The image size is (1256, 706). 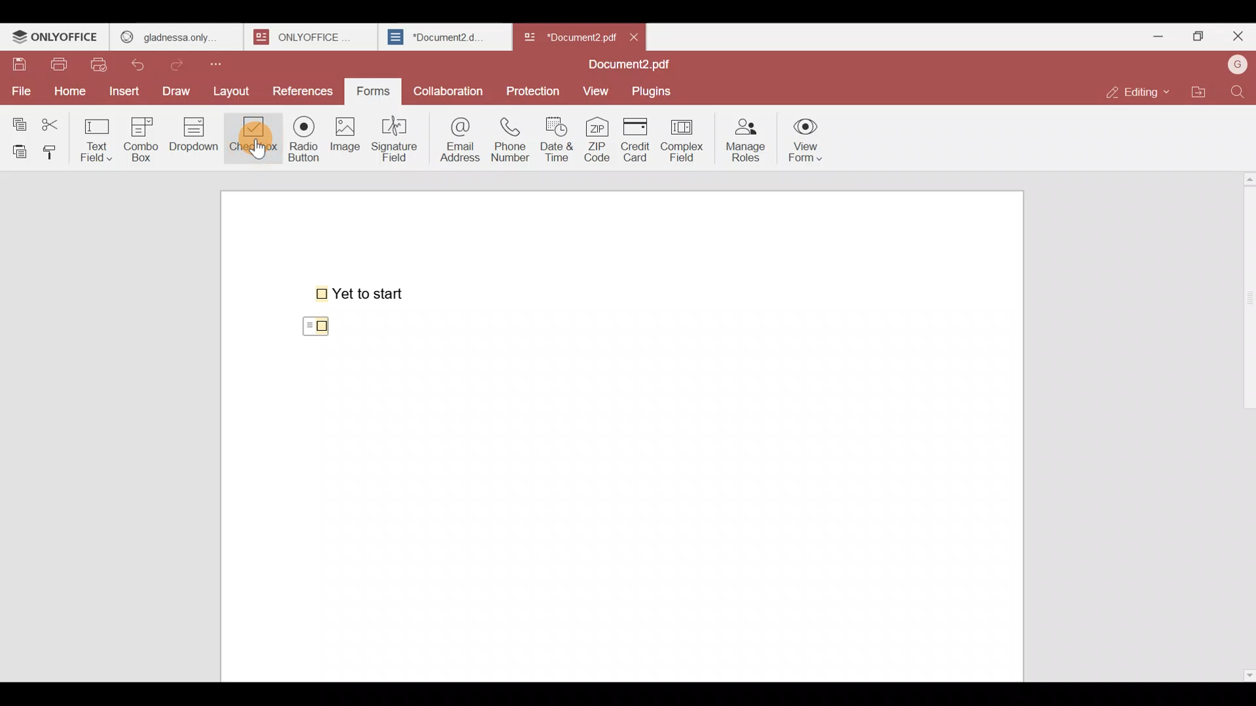 I want to click on Collaboration, so click(x=449, y=88).